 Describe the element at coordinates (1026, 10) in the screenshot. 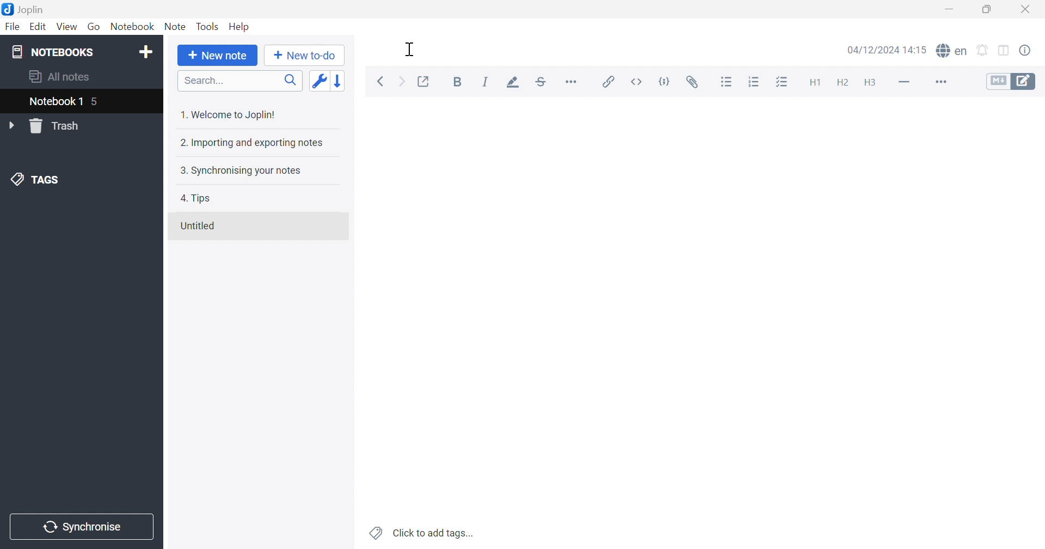

I see `Close` at that location.